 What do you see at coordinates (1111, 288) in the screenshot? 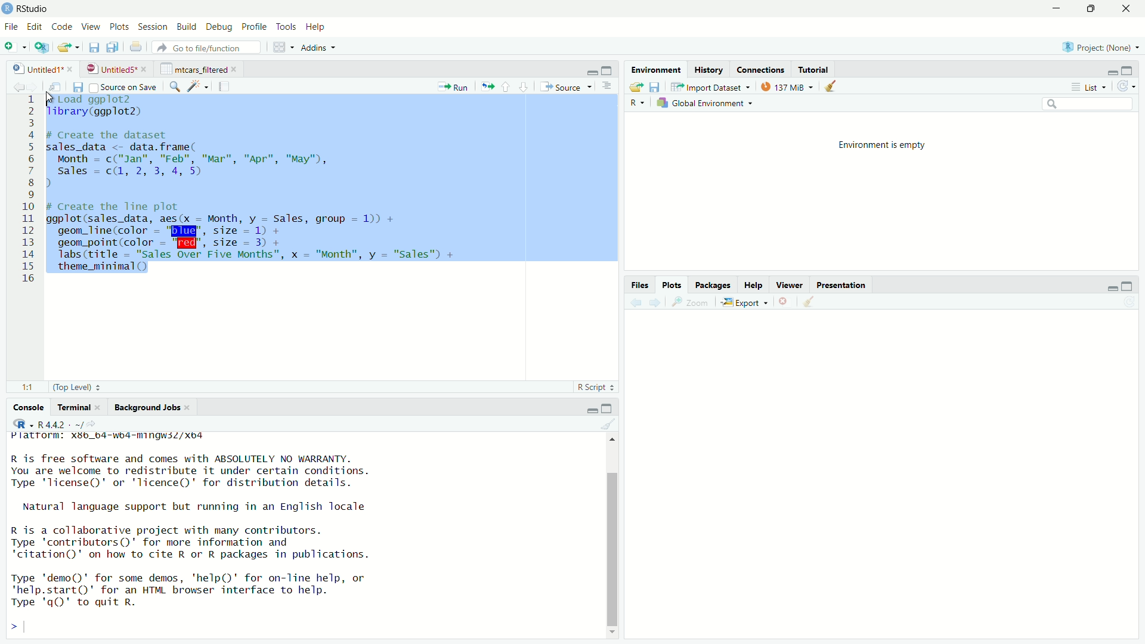
I see `minimize` at bounding box center [1111, 288].